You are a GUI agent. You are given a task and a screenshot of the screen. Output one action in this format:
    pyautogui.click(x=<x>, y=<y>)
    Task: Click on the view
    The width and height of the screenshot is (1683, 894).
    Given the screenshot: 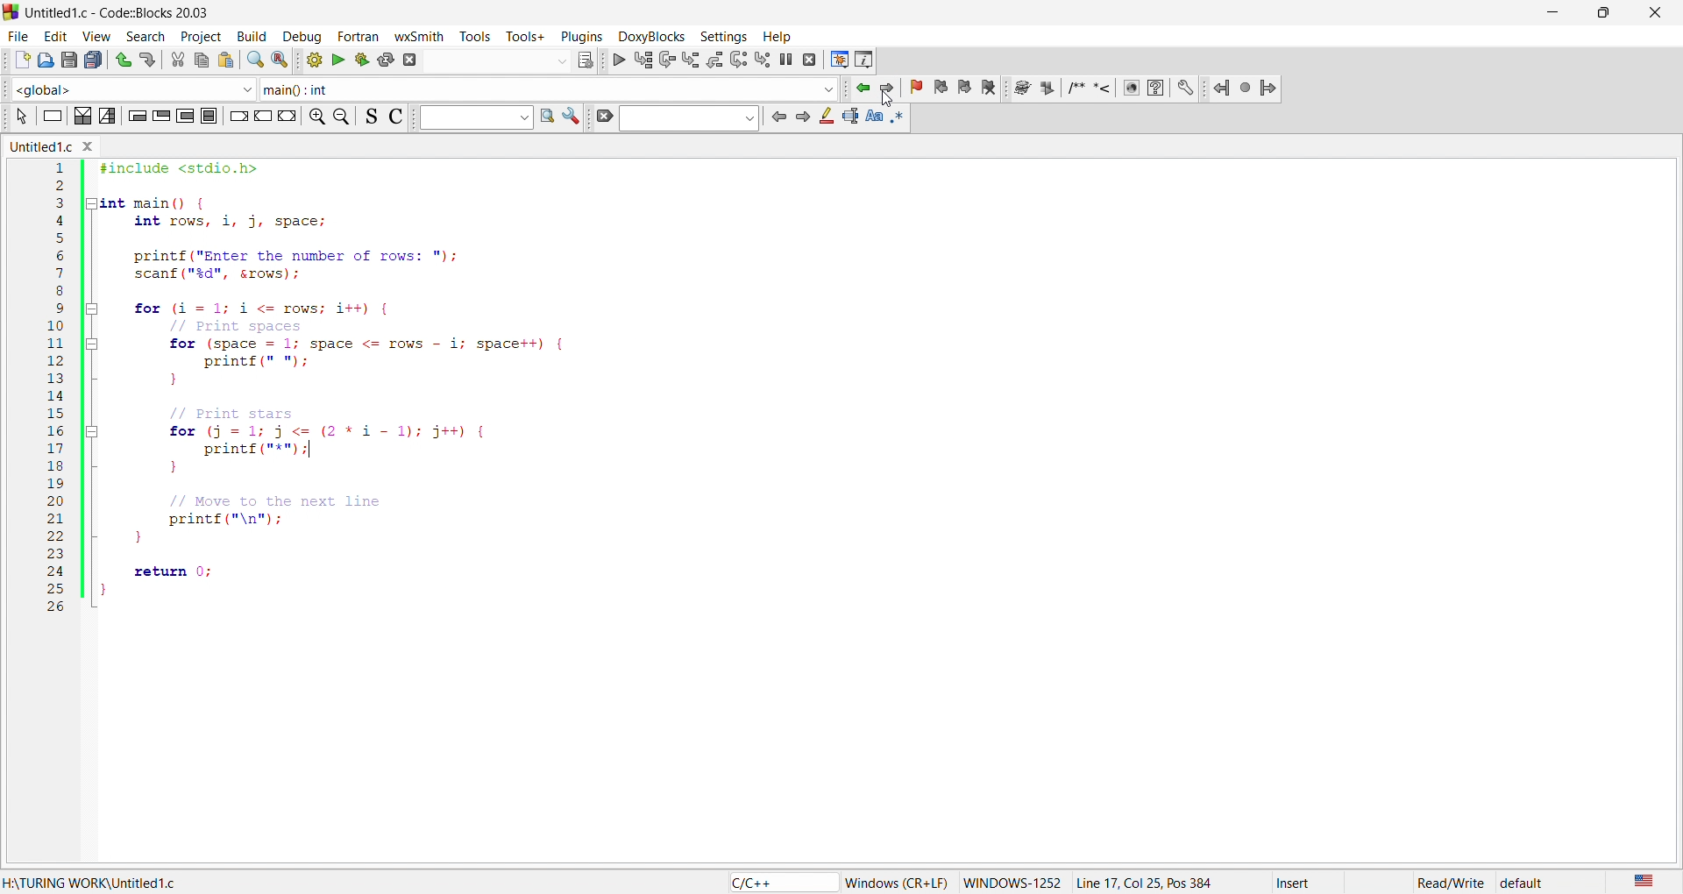 What is the action you would take?
    pyautogui.click(x=93, y=34)
    